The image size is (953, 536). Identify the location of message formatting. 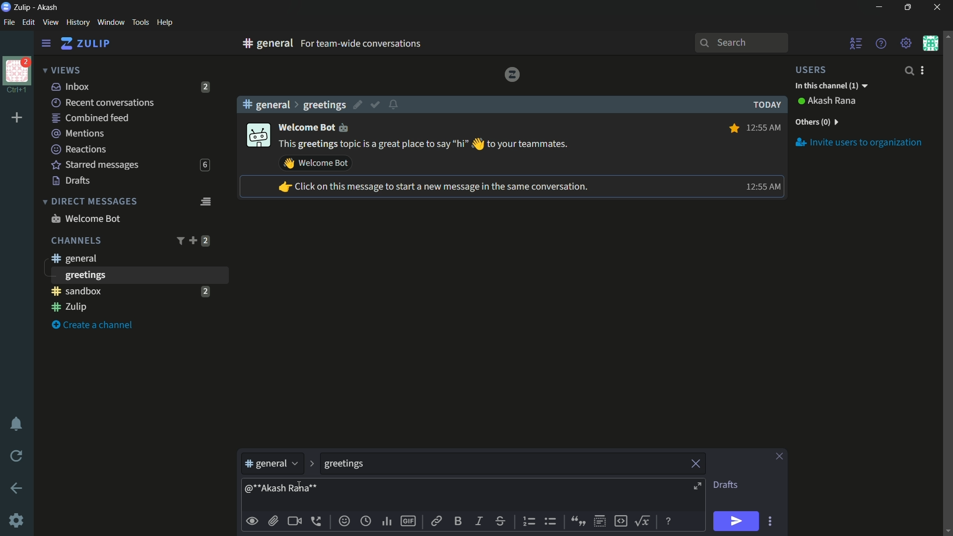
(670, 520).